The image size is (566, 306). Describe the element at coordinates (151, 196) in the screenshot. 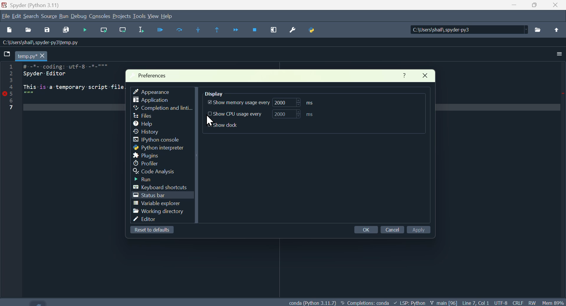

I see `Status bar` at that location.